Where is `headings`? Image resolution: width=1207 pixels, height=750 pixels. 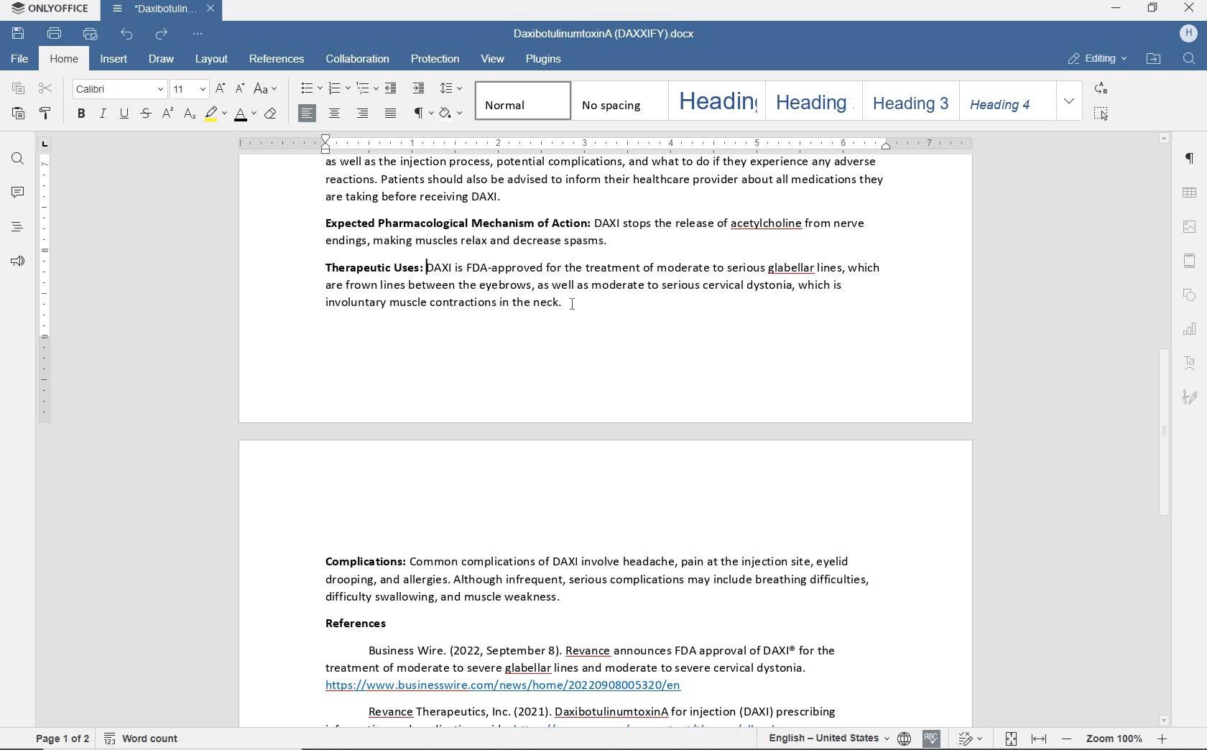 headings is located at coordinates (14, 228).